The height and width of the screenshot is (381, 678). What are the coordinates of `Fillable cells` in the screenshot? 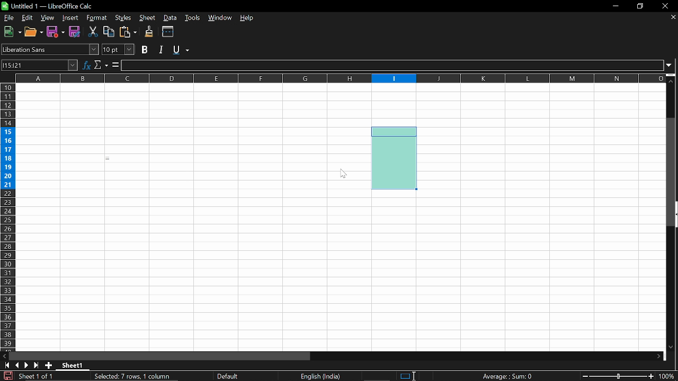 It's located at (193, 217).